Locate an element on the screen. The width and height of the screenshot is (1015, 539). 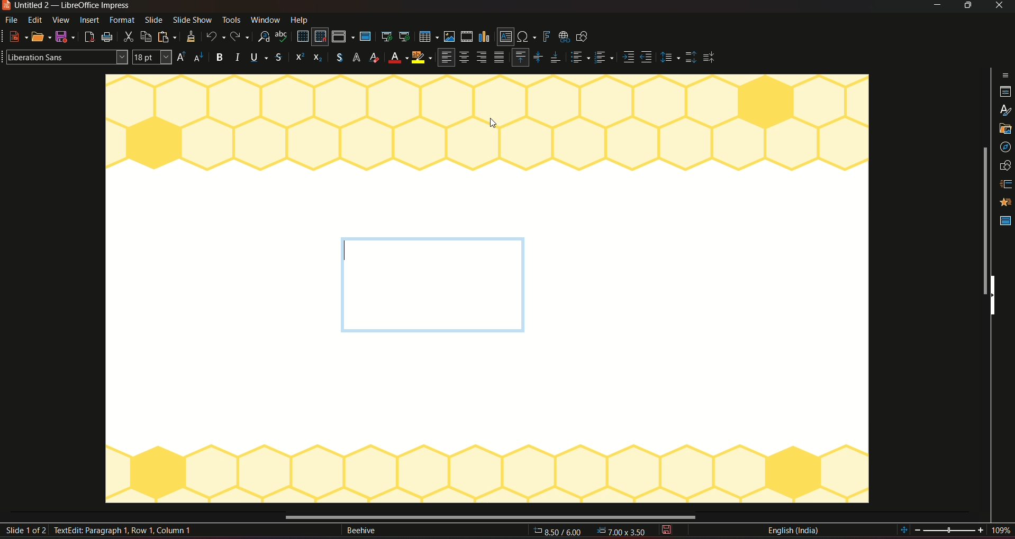
export as pdf is located at coordinates (88, 37).